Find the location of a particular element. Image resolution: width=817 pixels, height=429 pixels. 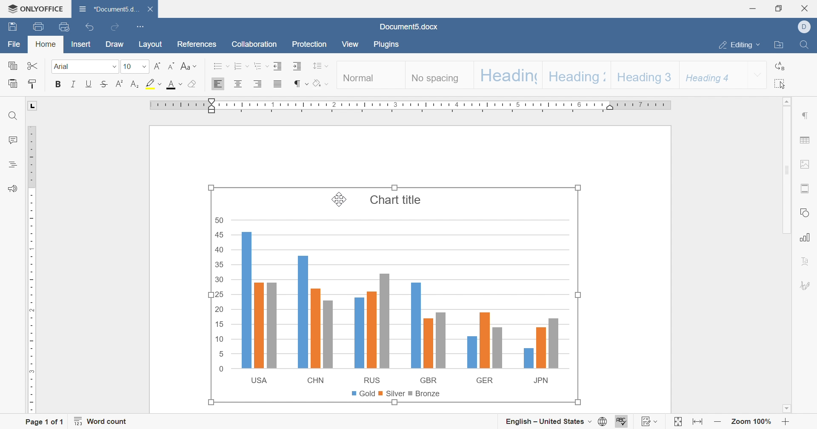

Change case is located at coordinates (189, 66).